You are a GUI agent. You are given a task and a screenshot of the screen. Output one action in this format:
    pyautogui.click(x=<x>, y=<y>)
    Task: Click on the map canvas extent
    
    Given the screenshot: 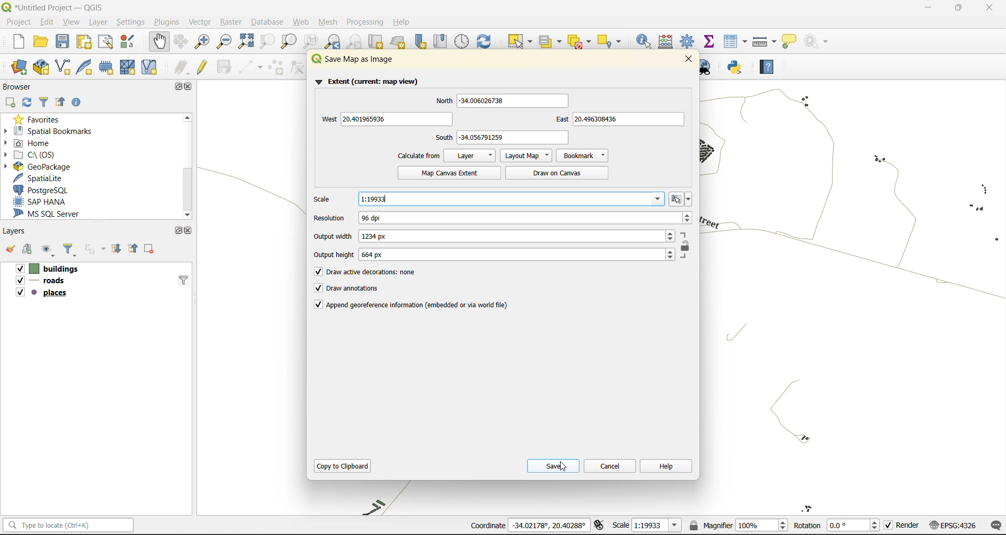 What is the action you would take?
    pyautogui.click(x=446, y=173)
    